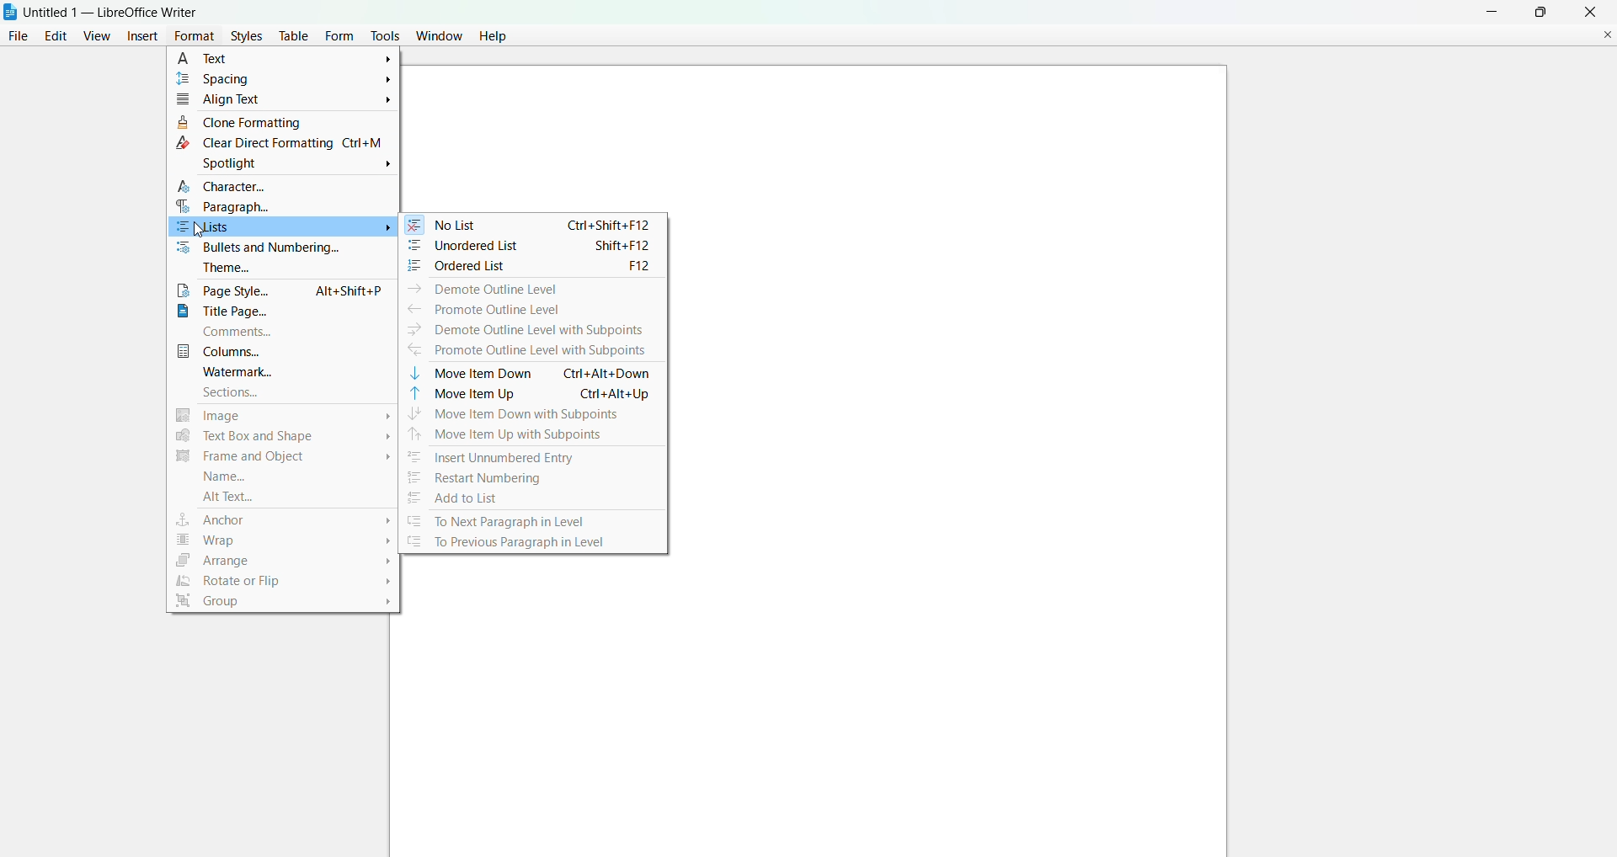 The height and width of the screenshot is (857, 1617). What do you see at coordinates (531, 395) in the screenshot?
I see `move item up  Ctrl+Alt+Up` at bounding box center [531, 395].